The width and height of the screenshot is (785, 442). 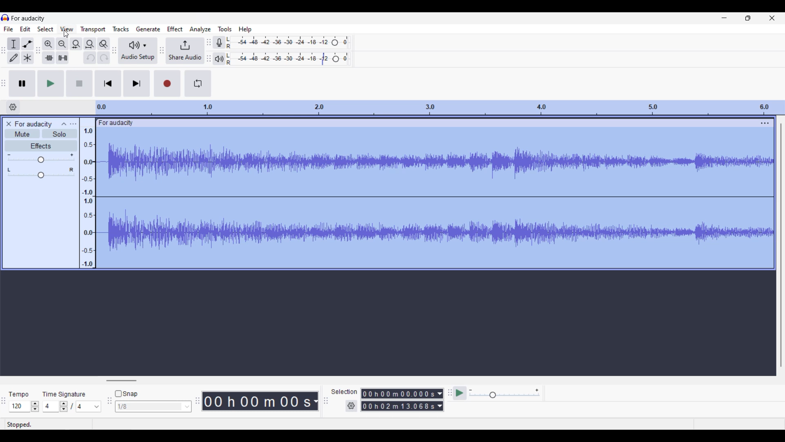 What do you see at coordinates (121, 29) in the screenshot?
I see `Tracks menu` at bounding box center [121, 29].